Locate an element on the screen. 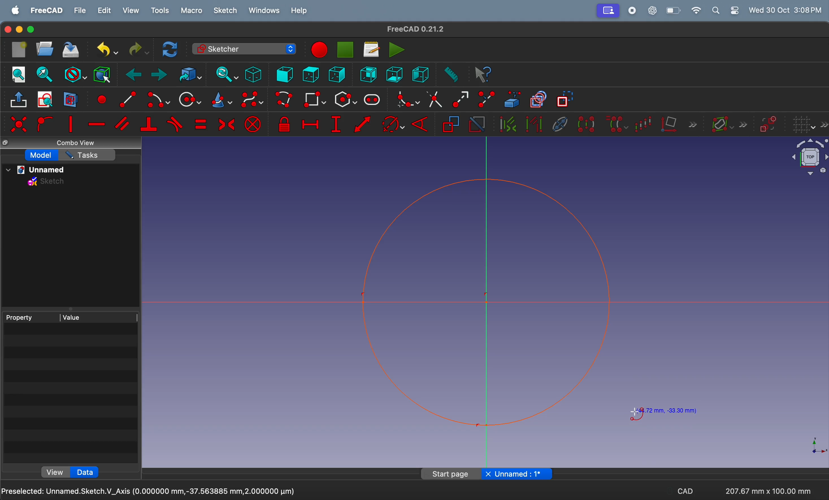 This screenshot has height=500, width=829. pause marco is located at coordinates (346, 50).